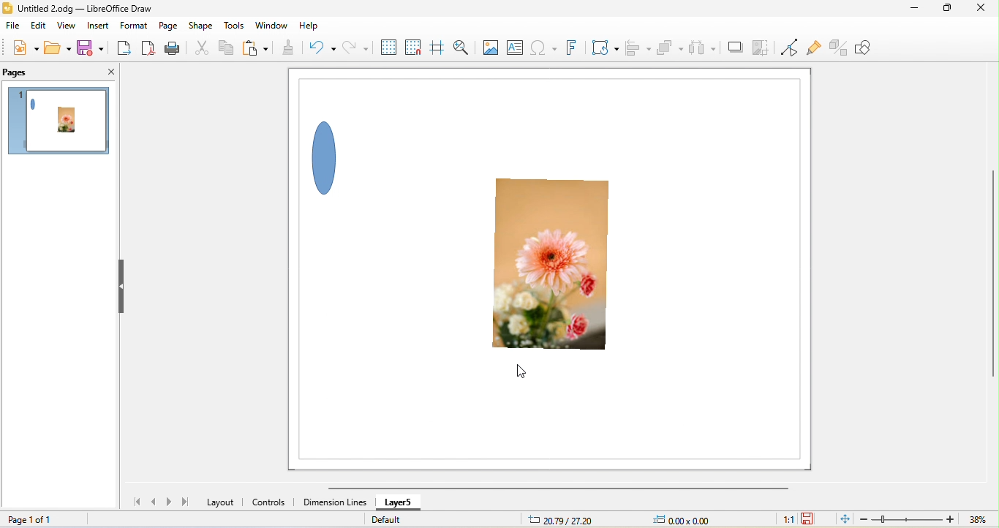 Image resolution: width=999 pixels, height=528 pixels. What do you see at coordinates (56, 48) in the screenshot?
I see `open` at bounding box center [56, 48].